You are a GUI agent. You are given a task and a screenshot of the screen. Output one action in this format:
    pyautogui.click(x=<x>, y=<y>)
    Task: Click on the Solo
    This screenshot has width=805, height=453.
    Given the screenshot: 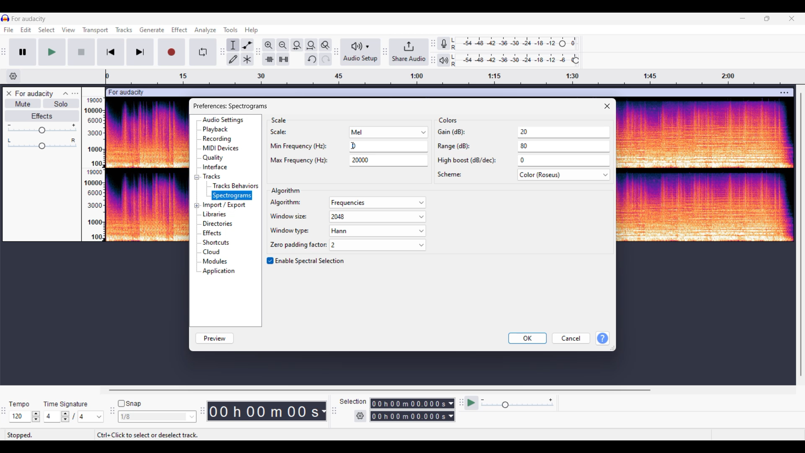 What is the action you would take?
    pyautogui.click(x=61, y=104)
    